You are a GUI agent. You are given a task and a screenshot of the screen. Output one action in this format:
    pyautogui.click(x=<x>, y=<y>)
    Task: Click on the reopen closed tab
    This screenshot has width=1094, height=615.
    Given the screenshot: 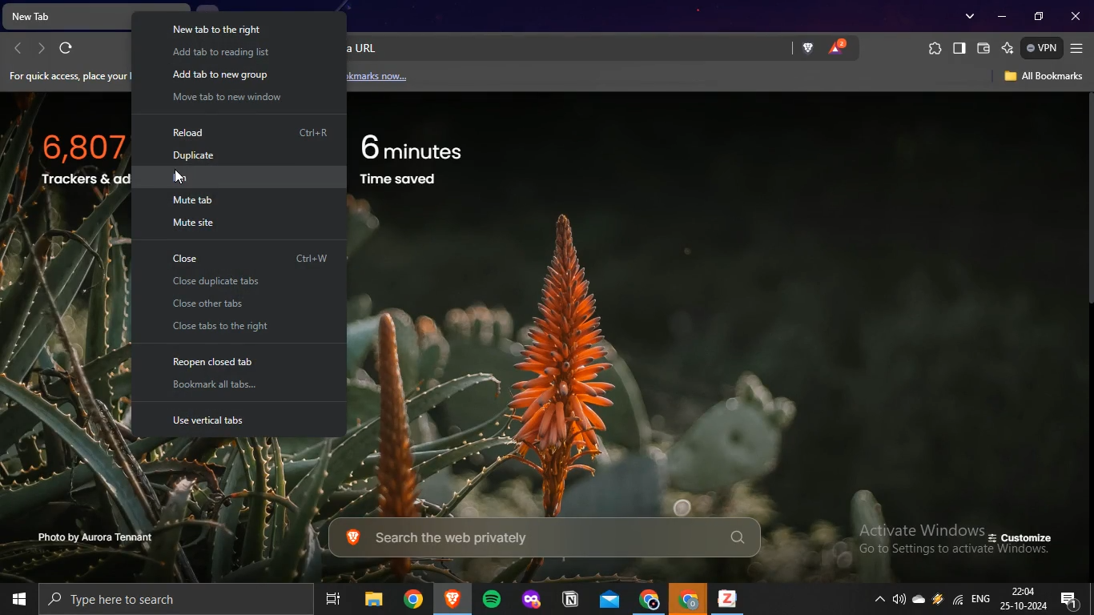 What is the action you would take?
    pyautogui.click(x=218, y=360)
    